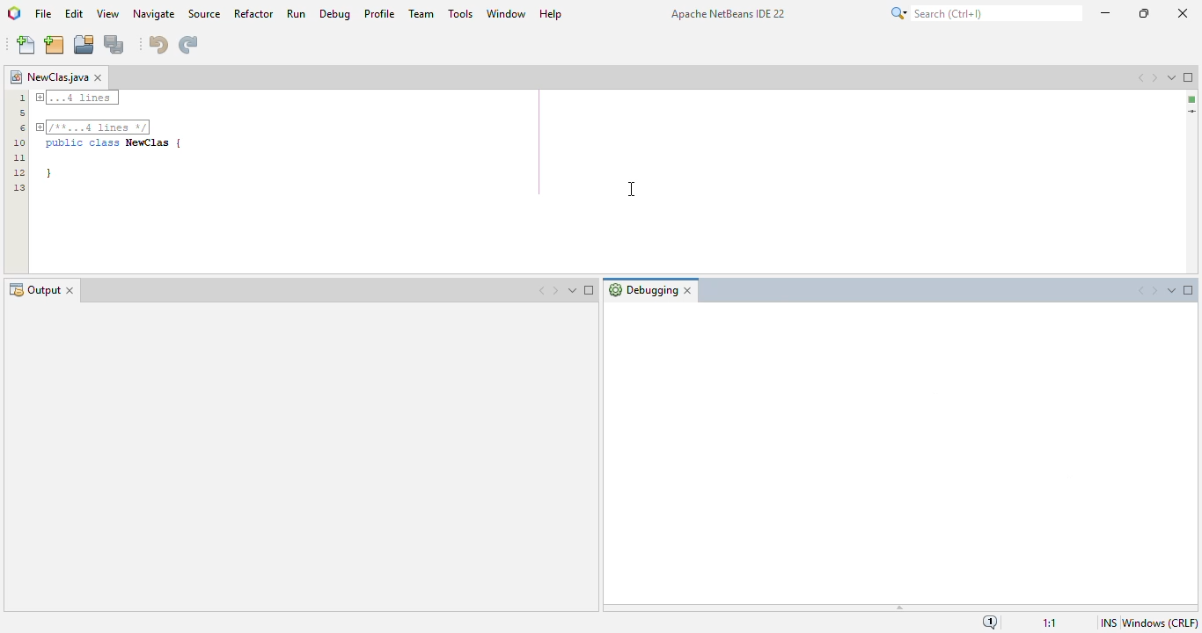 This screenshot has width=1202, height=633. Describe the element at coordinates (633, 189) in the screenshot. I see `cursor` at that location.